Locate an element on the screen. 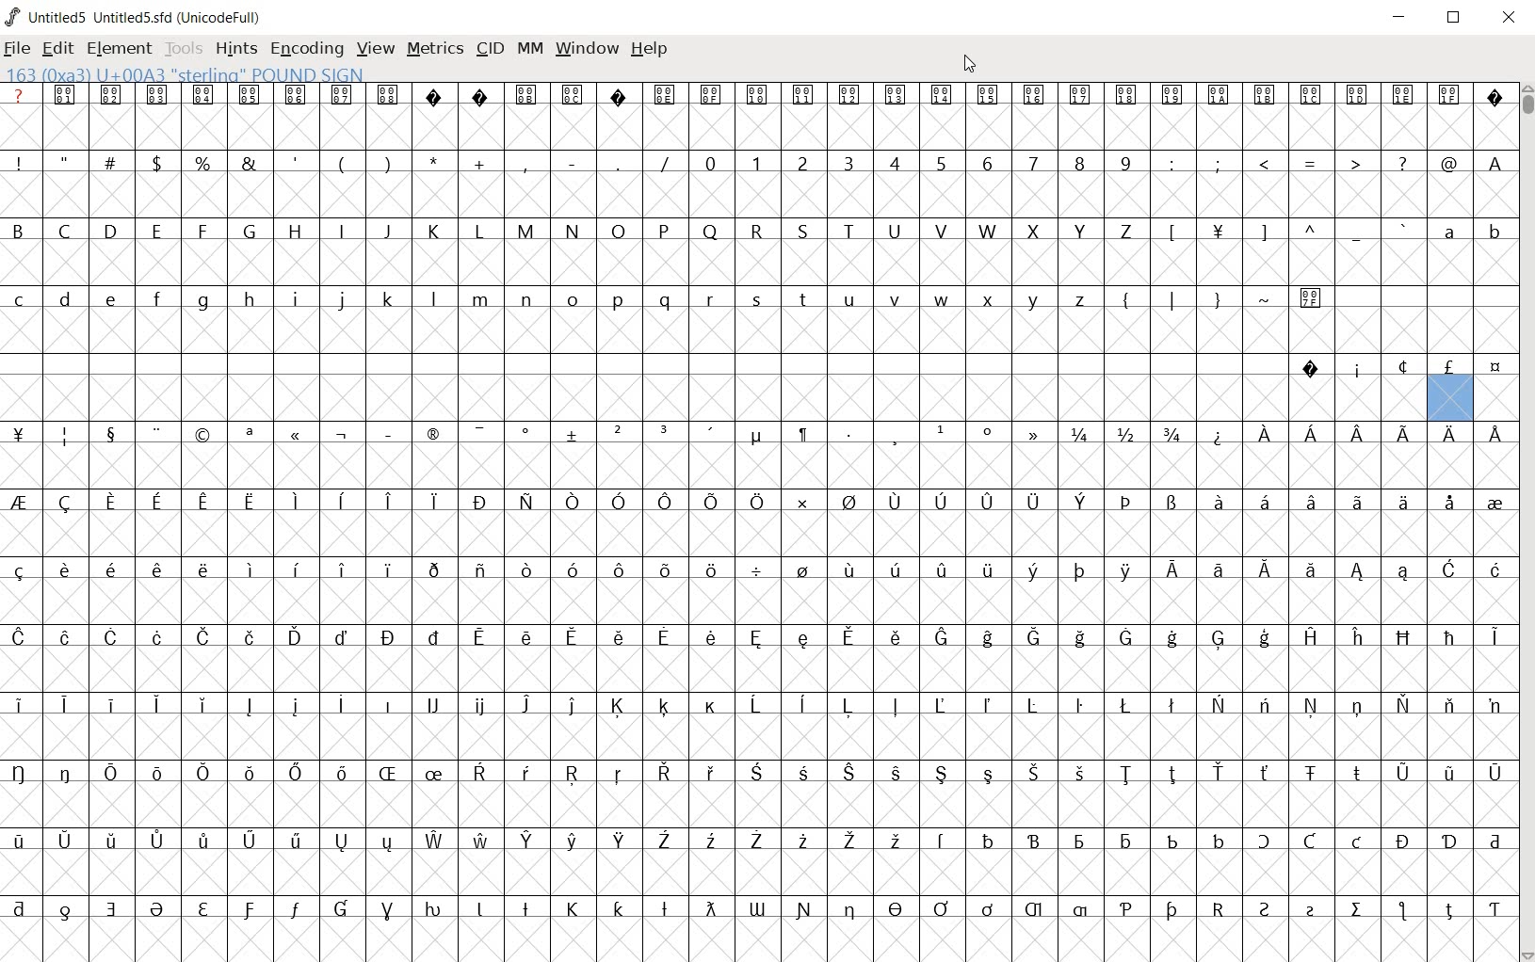 The image size is (1535, 962). Symbol is located at coordinates (1036, 911).